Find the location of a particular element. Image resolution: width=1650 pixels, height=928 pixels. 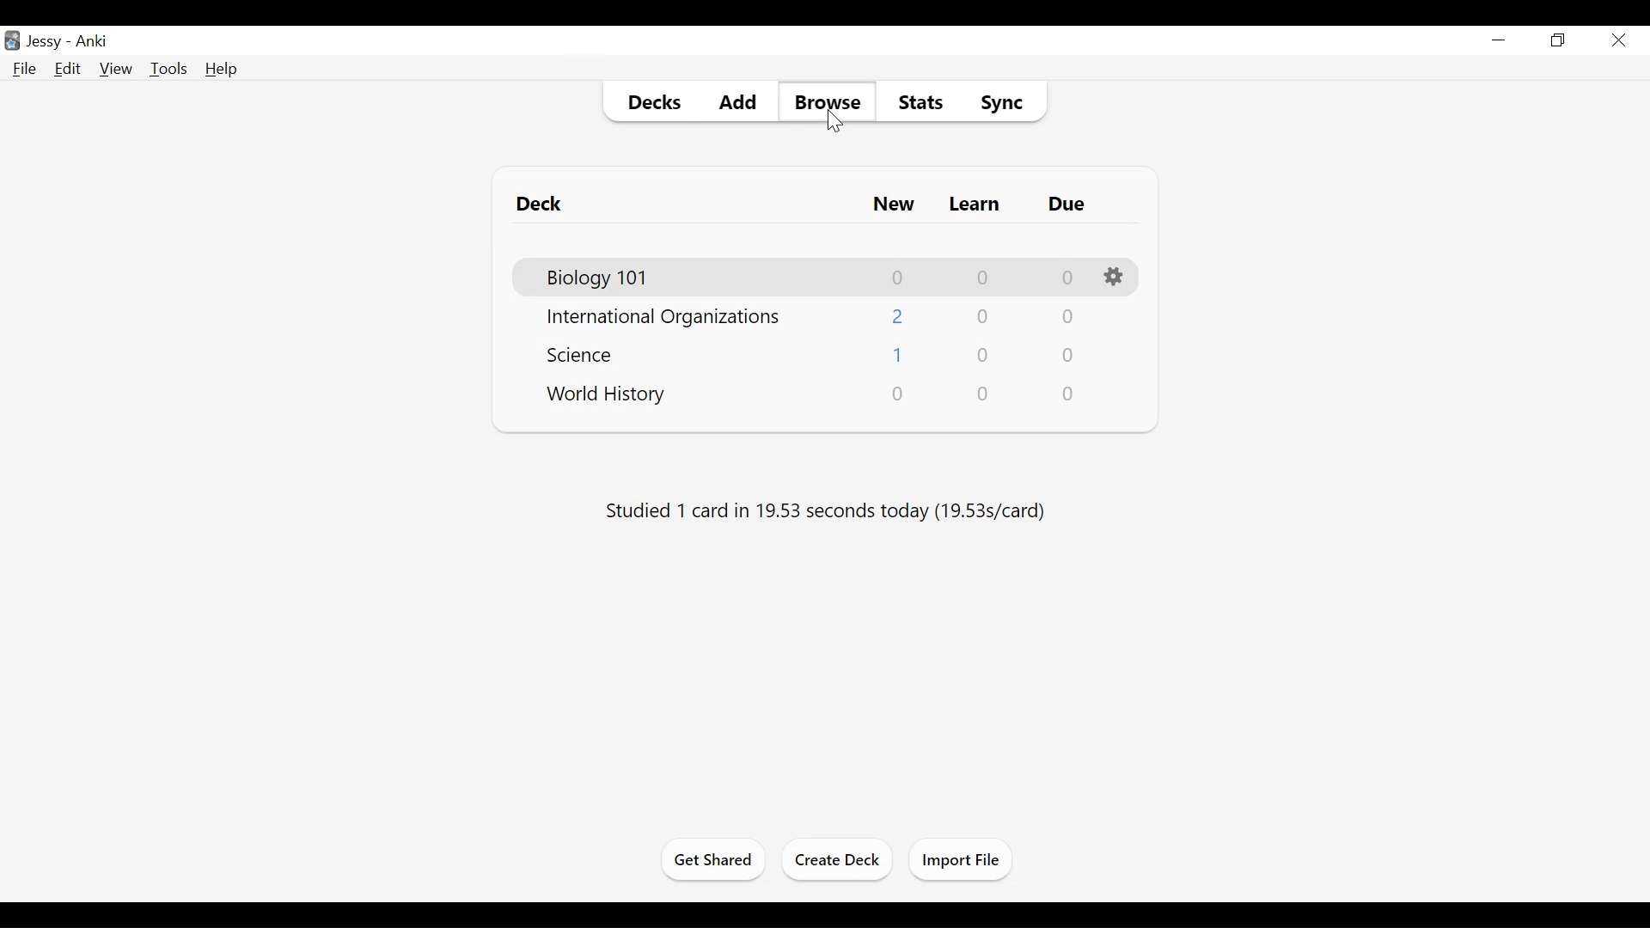

Cursor is located at coordinates (834, 122).